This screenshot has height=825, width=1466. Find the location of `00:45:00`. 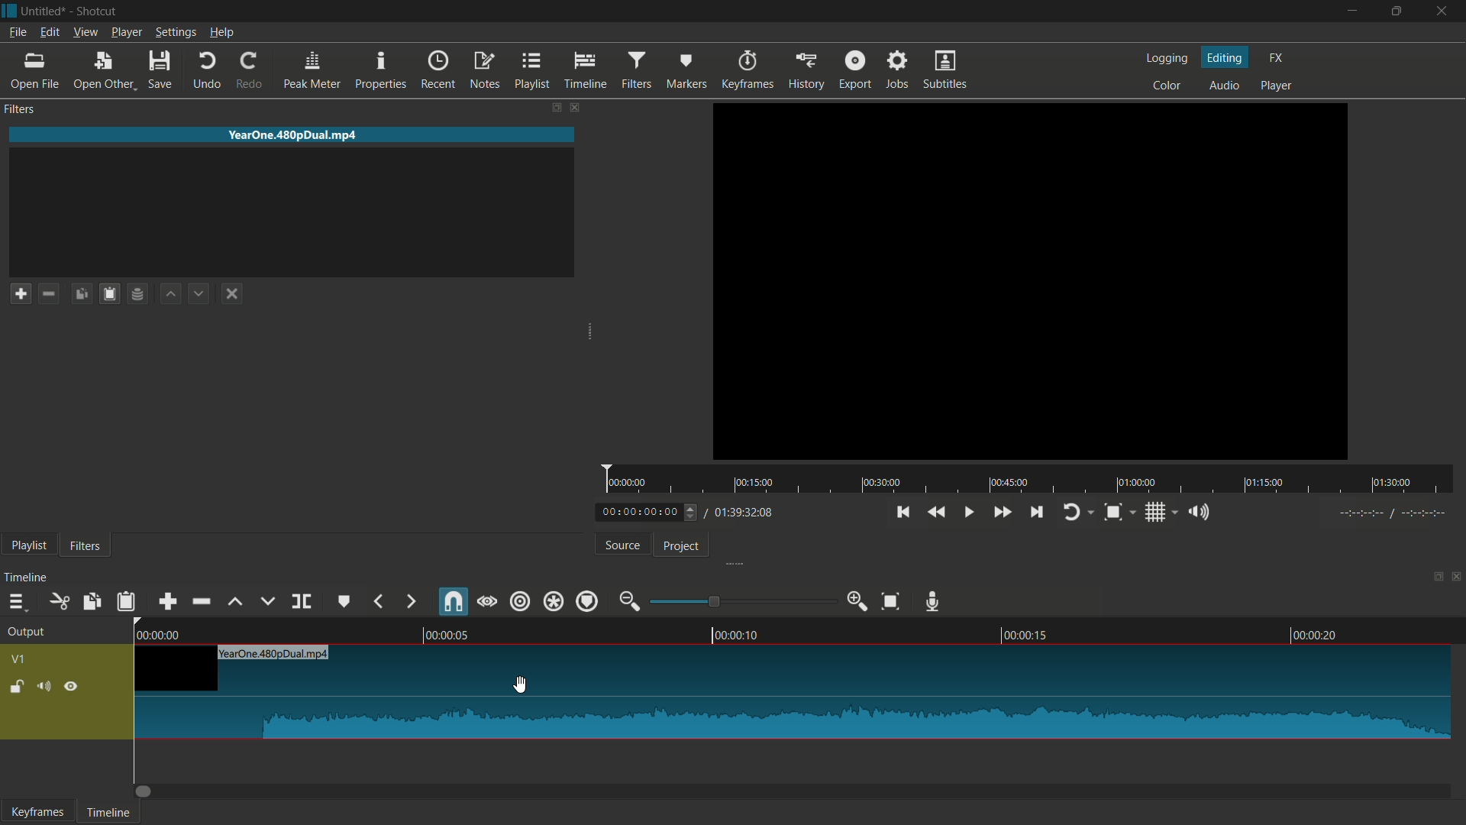

00:45:00 is located at coordinates (1007, 483).